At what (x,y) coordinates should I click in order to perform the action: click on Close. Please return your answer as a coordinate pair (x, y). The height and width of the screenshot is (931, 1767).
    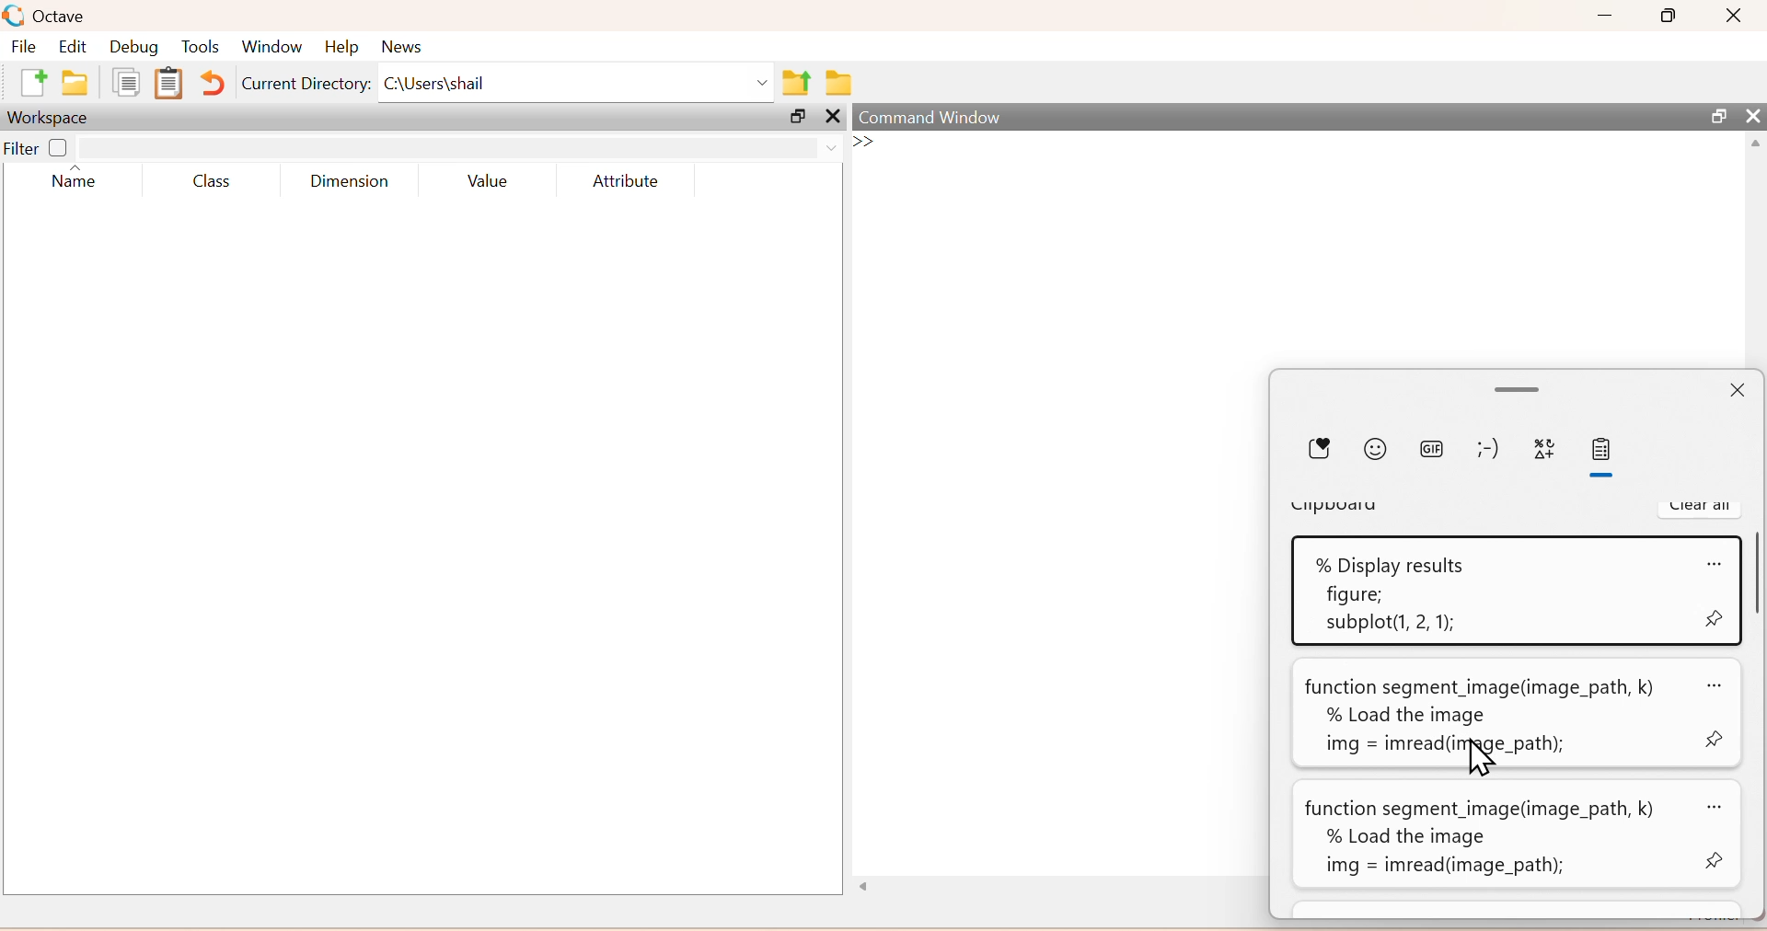
    Looking at the image, I should click on (1749, 117).